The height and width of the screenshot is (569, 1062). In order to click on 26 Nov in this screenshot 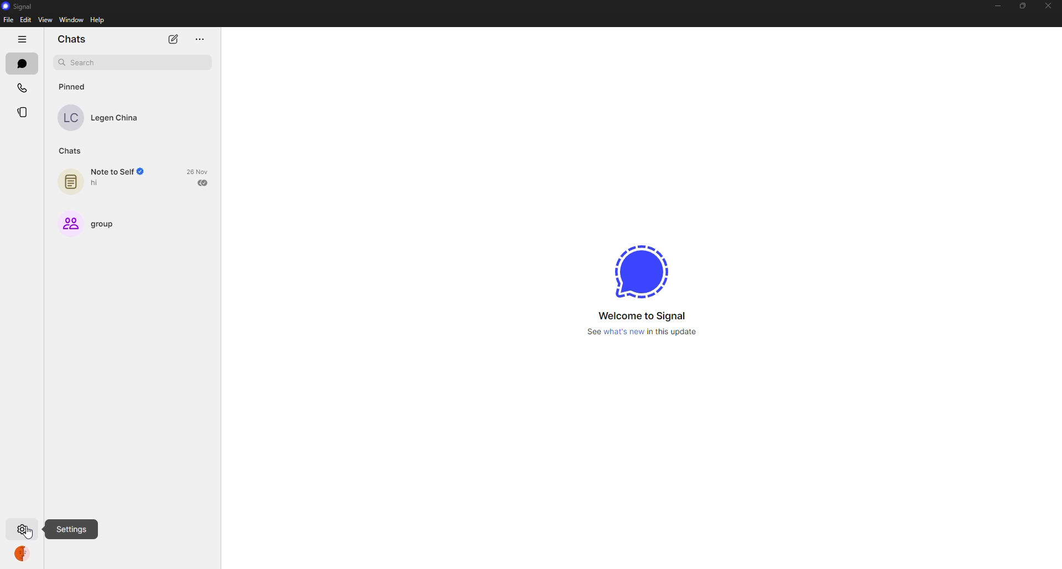, I will do `click(196, 171)`.